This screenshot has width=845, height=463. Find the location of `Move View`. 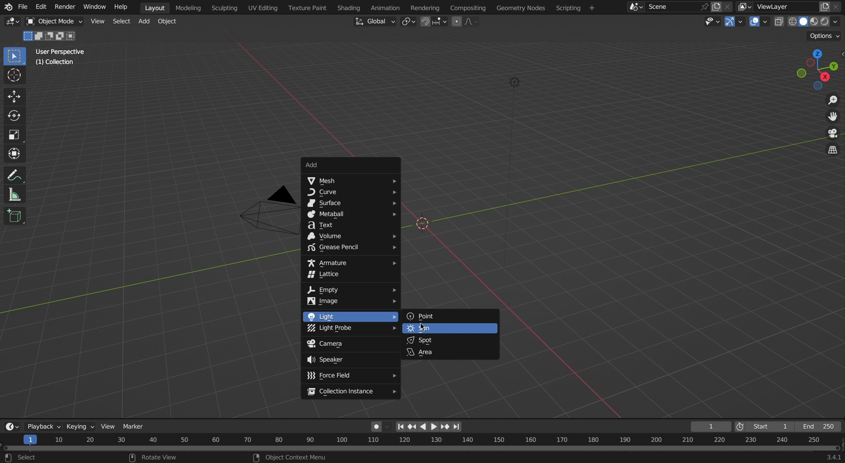

Move View is located at coordinates (832, 118).